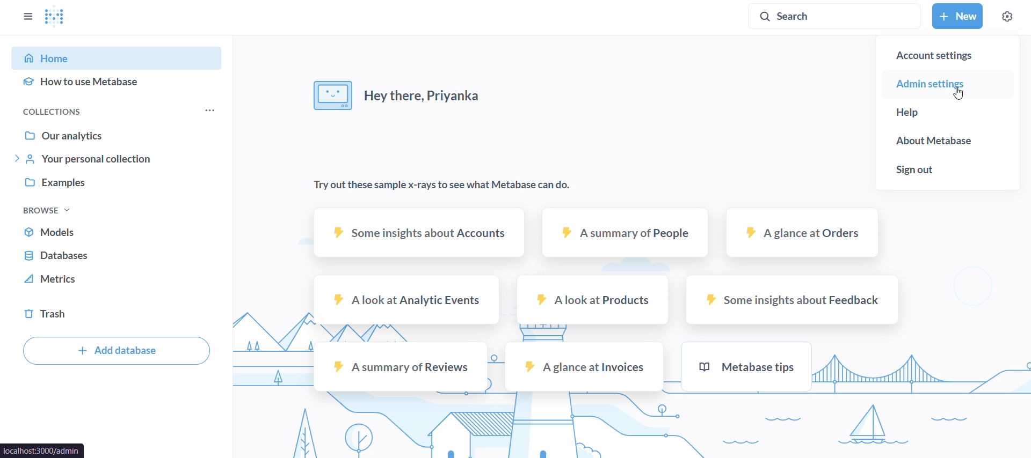 The height and width of the screenshot is (458, 1031). Describe the element at coordinates (401, 367) in the screenshot. I see `a summary of reviews` at that location.